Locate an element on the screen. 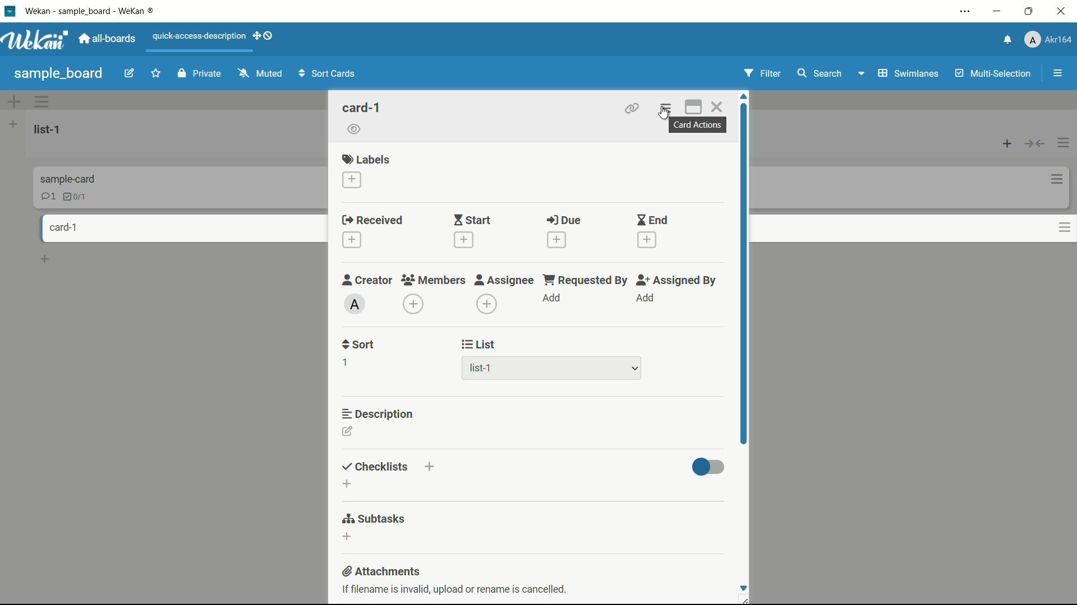 The height and width of the screenshot is (605, 1077). add card is located at coordinates (46, 259).